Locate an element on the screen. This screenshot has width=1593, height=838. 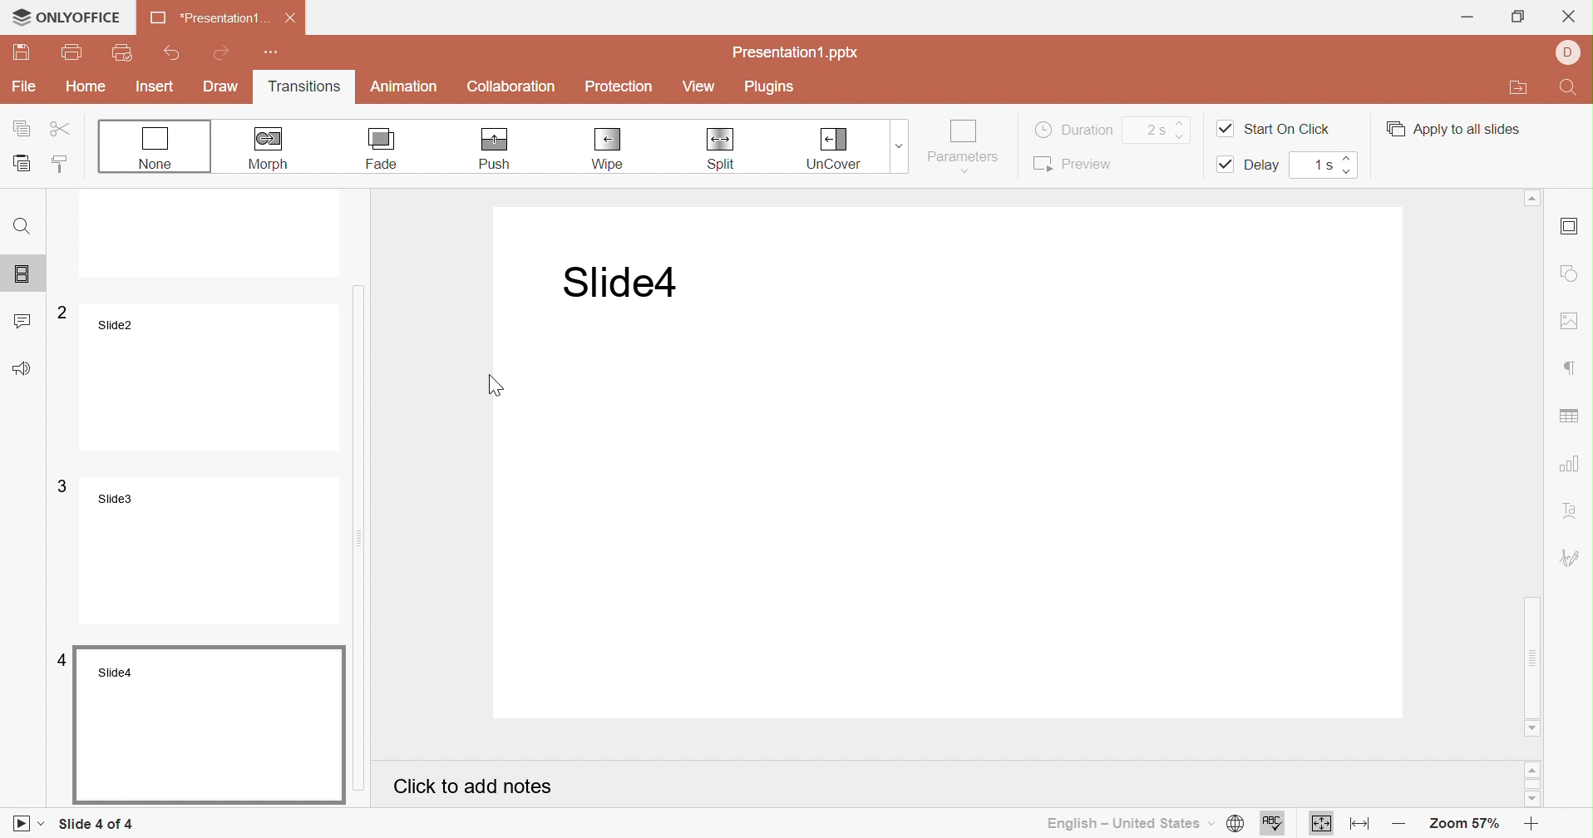
Slide4 is located at coordinates (200, 722).